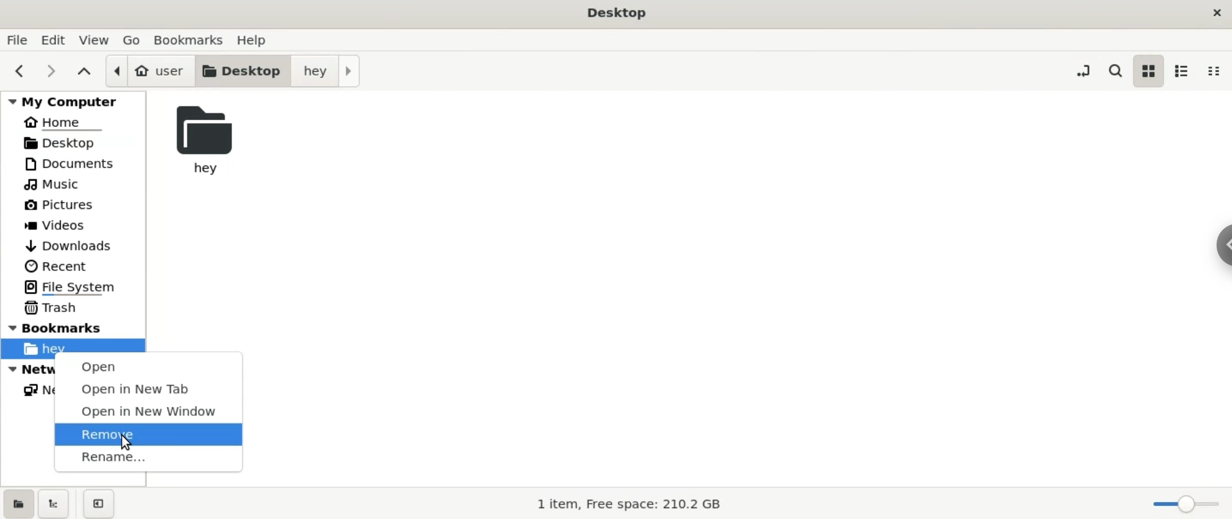 The height and width of the screenshot is (519, 1232). I want to click on show treeview, so click(56, 504).